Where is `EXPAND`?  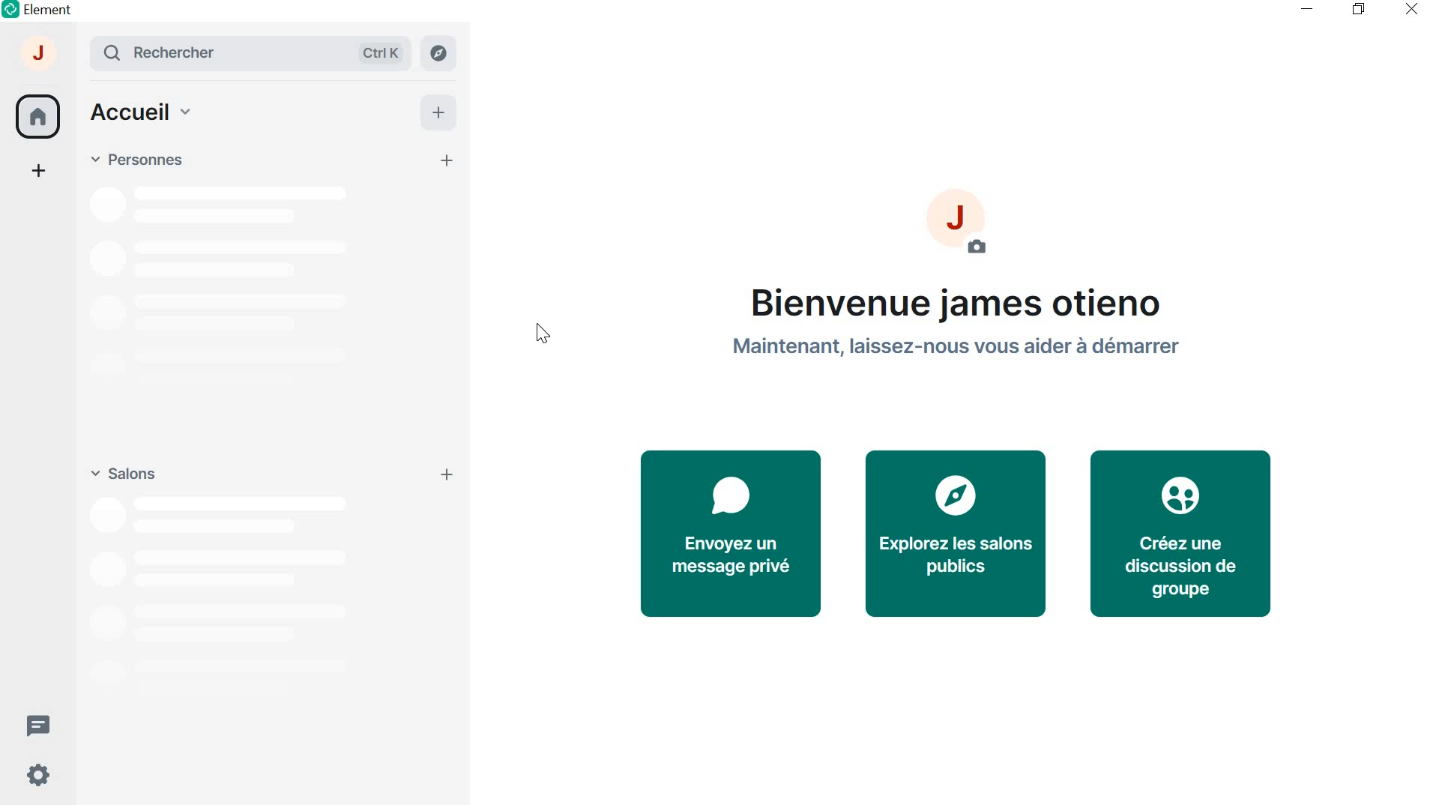
EXPAND is located at coordinates (78, 52).